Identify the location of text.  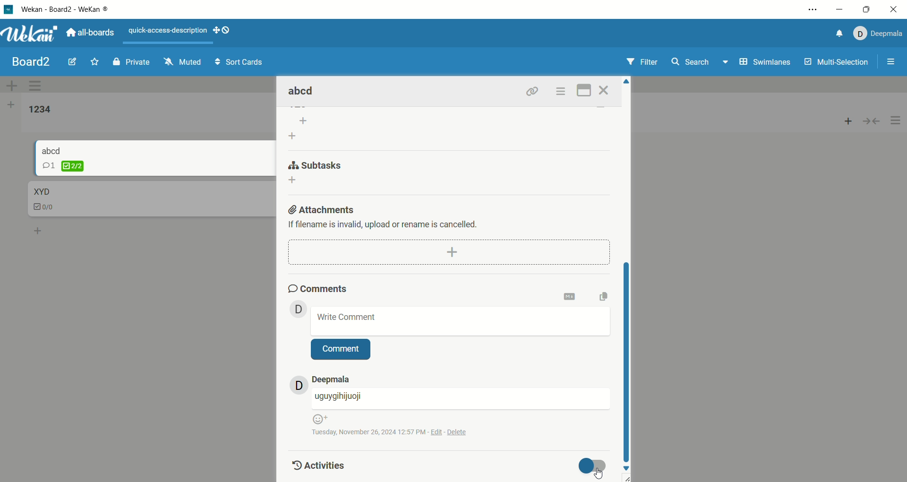
(389, 225).